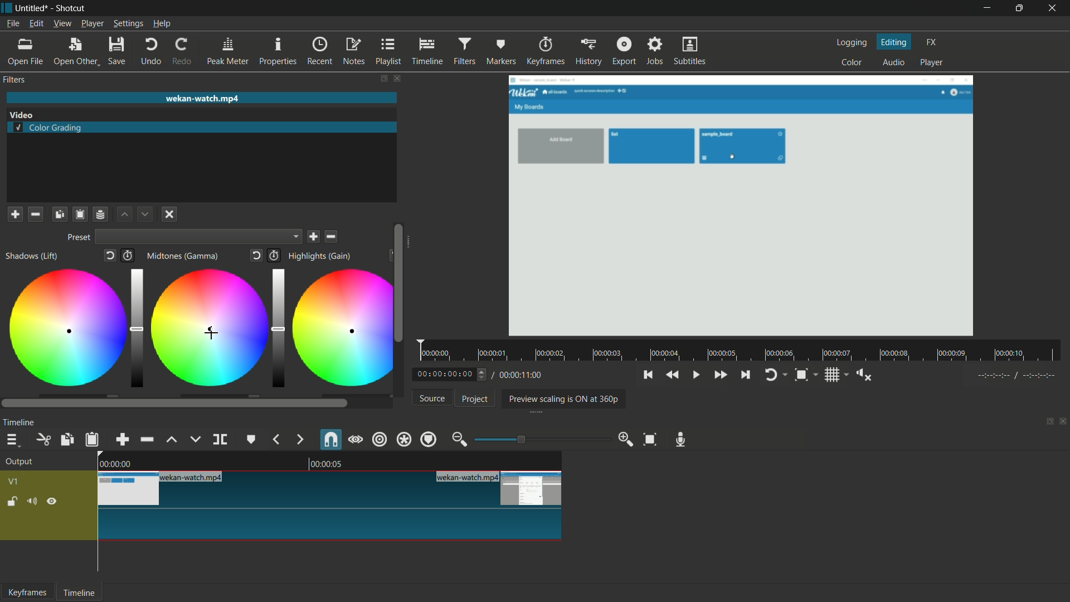  I want to click on previous marker, so click(275, 439).